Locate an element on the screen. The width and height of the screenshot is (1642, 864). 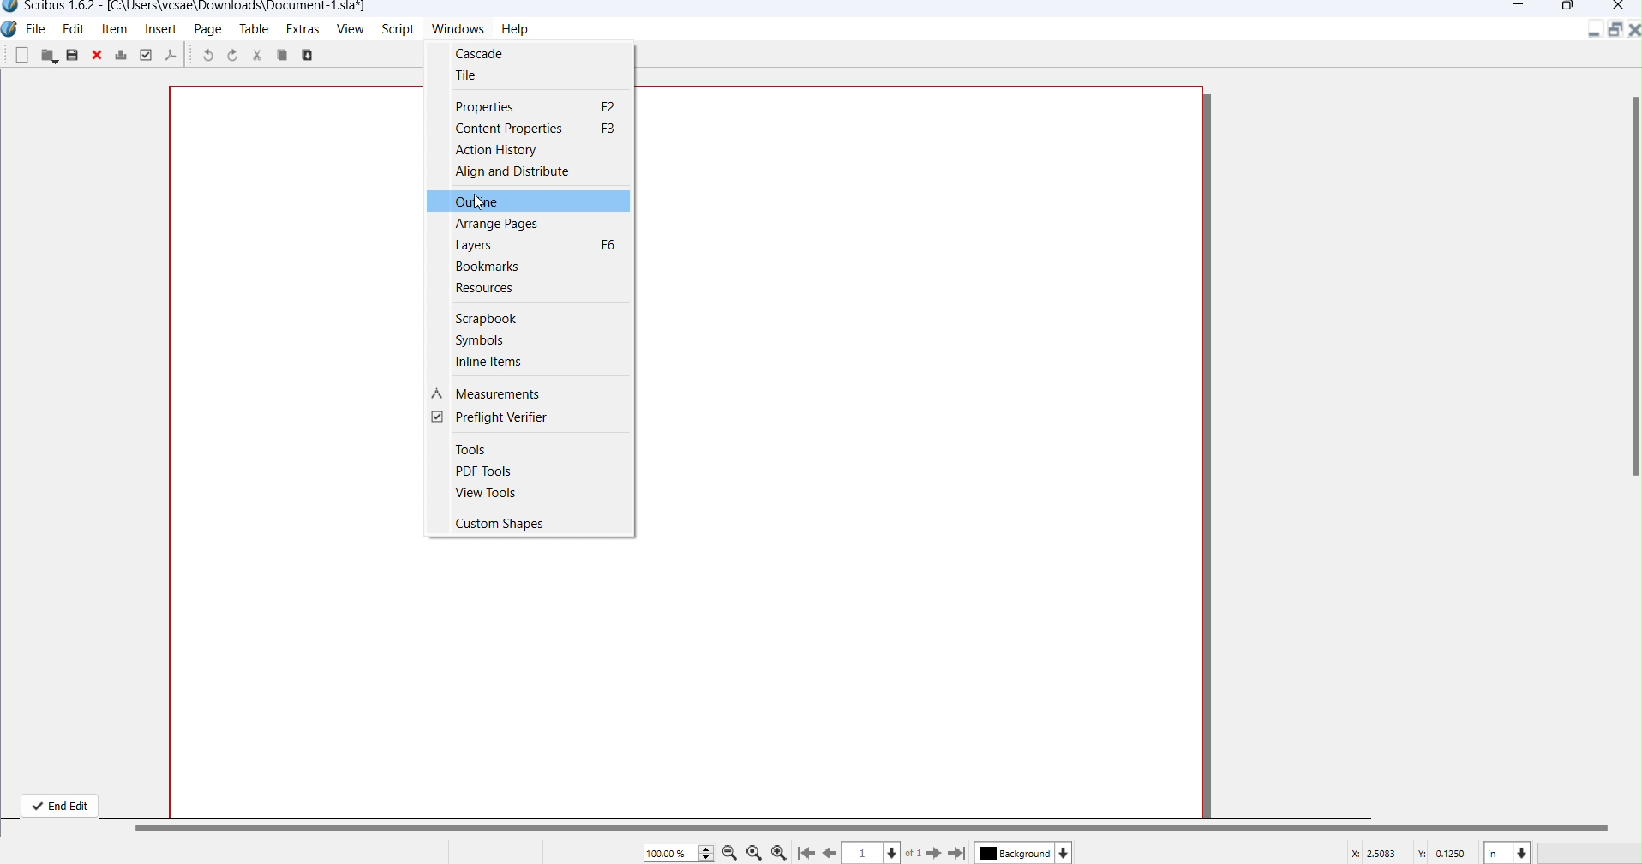
Tile is located at coordinates (464, 76).